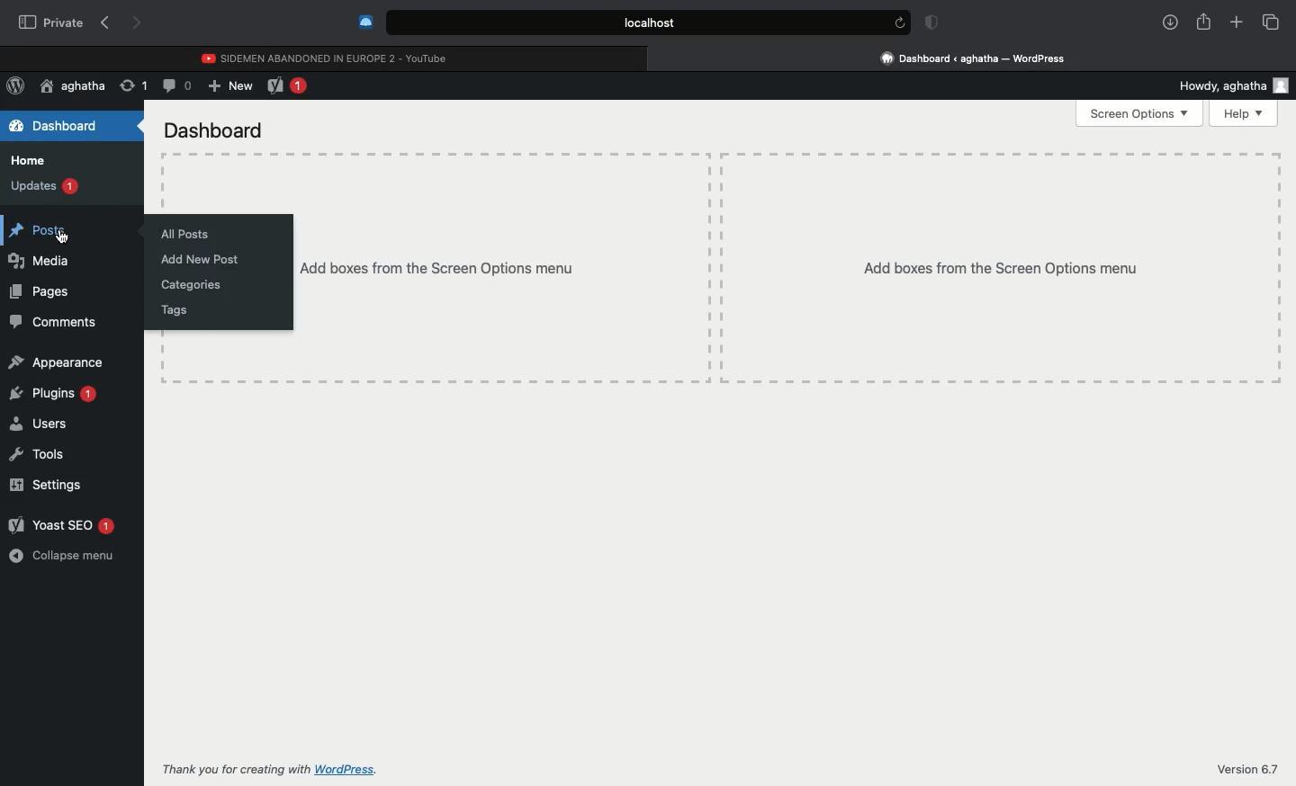 This screenshot has height=786, width=1296. What do you see at coordinates (104, 23) in the screenshot?
I see `Previous page` at bounding box center [104, 23].